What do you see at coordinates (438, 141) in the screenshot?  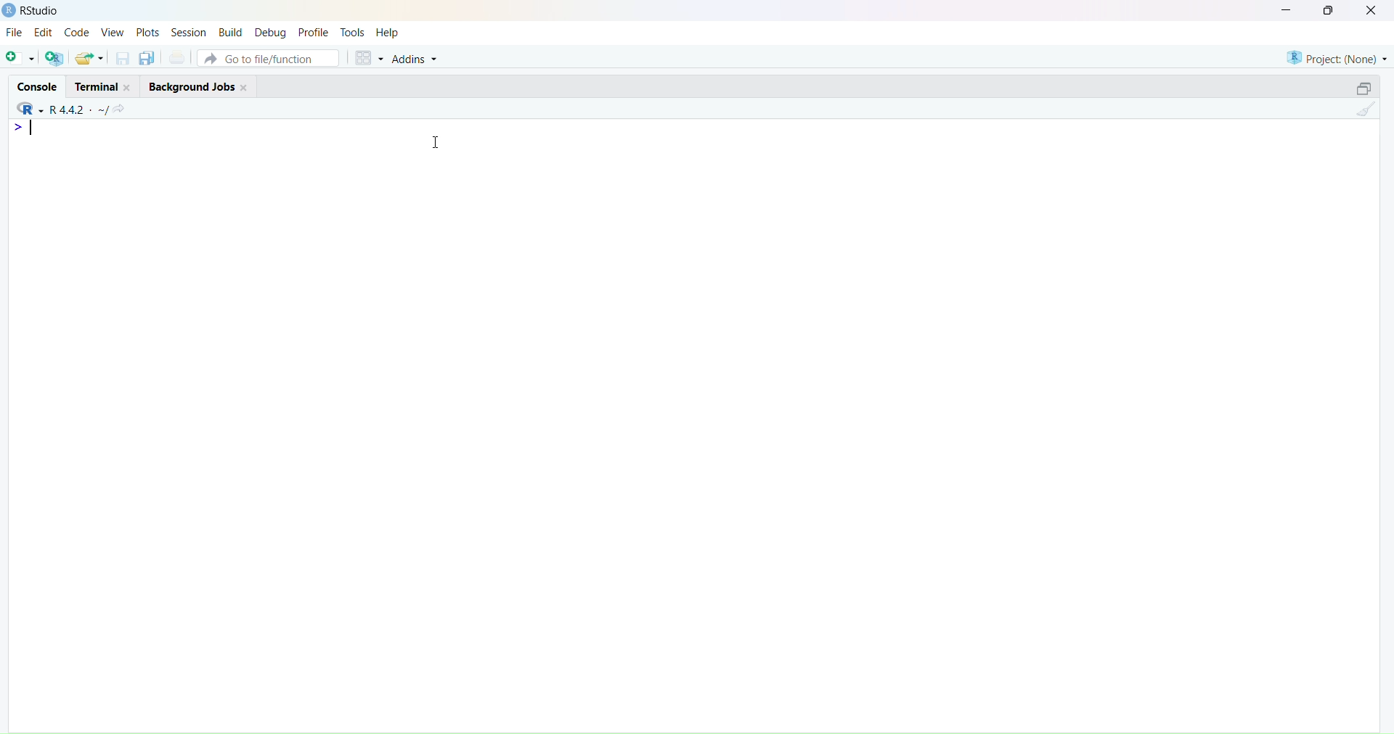 I see `cursor` at bounding box center [438, 141].